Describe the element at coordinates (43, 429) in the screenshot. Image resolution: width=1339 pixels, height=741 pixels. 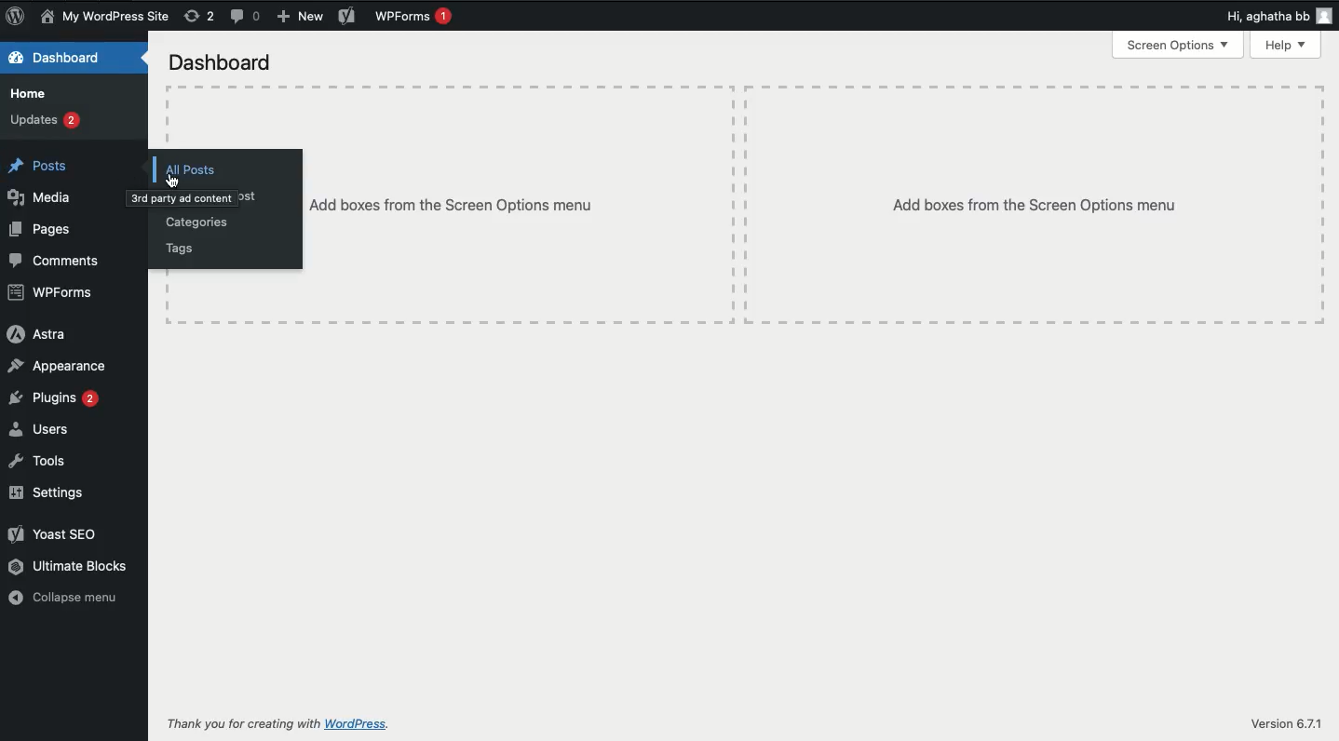
I see `Users` at that location.